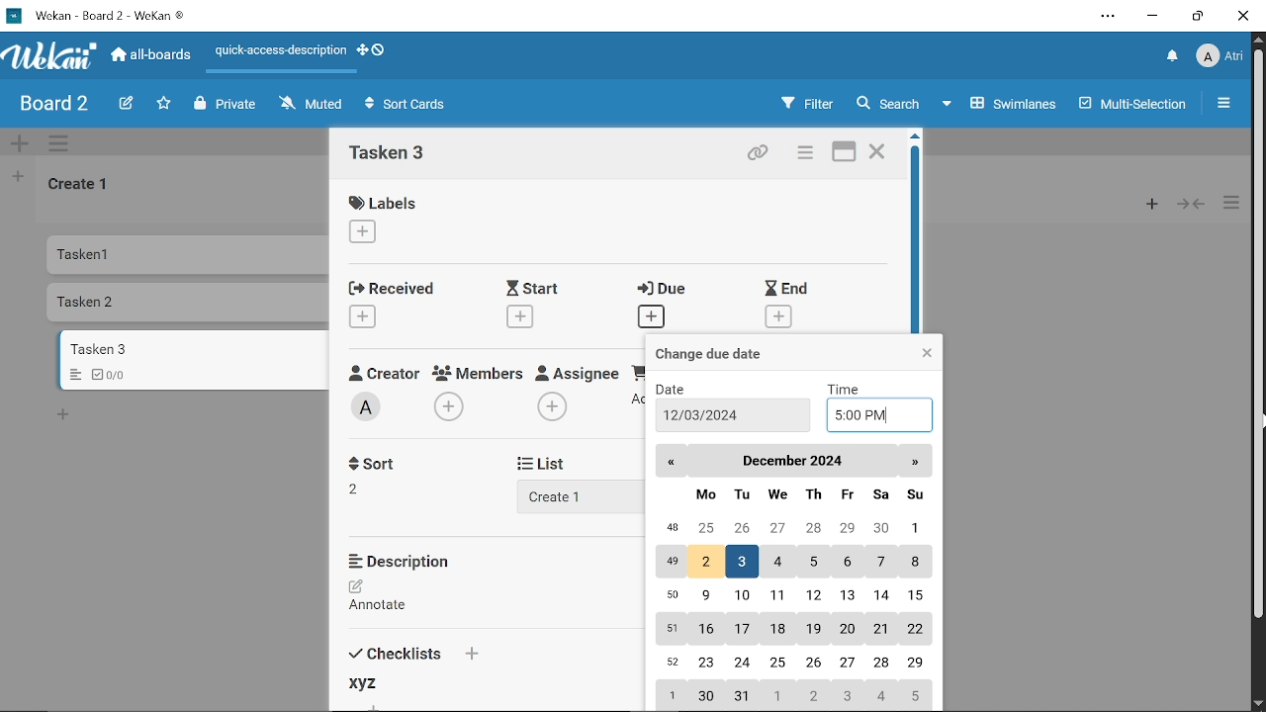 This screenshot has height=712, width=1266. Describe the element at coordinates (369, 407) in the screenshot. I see `Creator ` at that location.